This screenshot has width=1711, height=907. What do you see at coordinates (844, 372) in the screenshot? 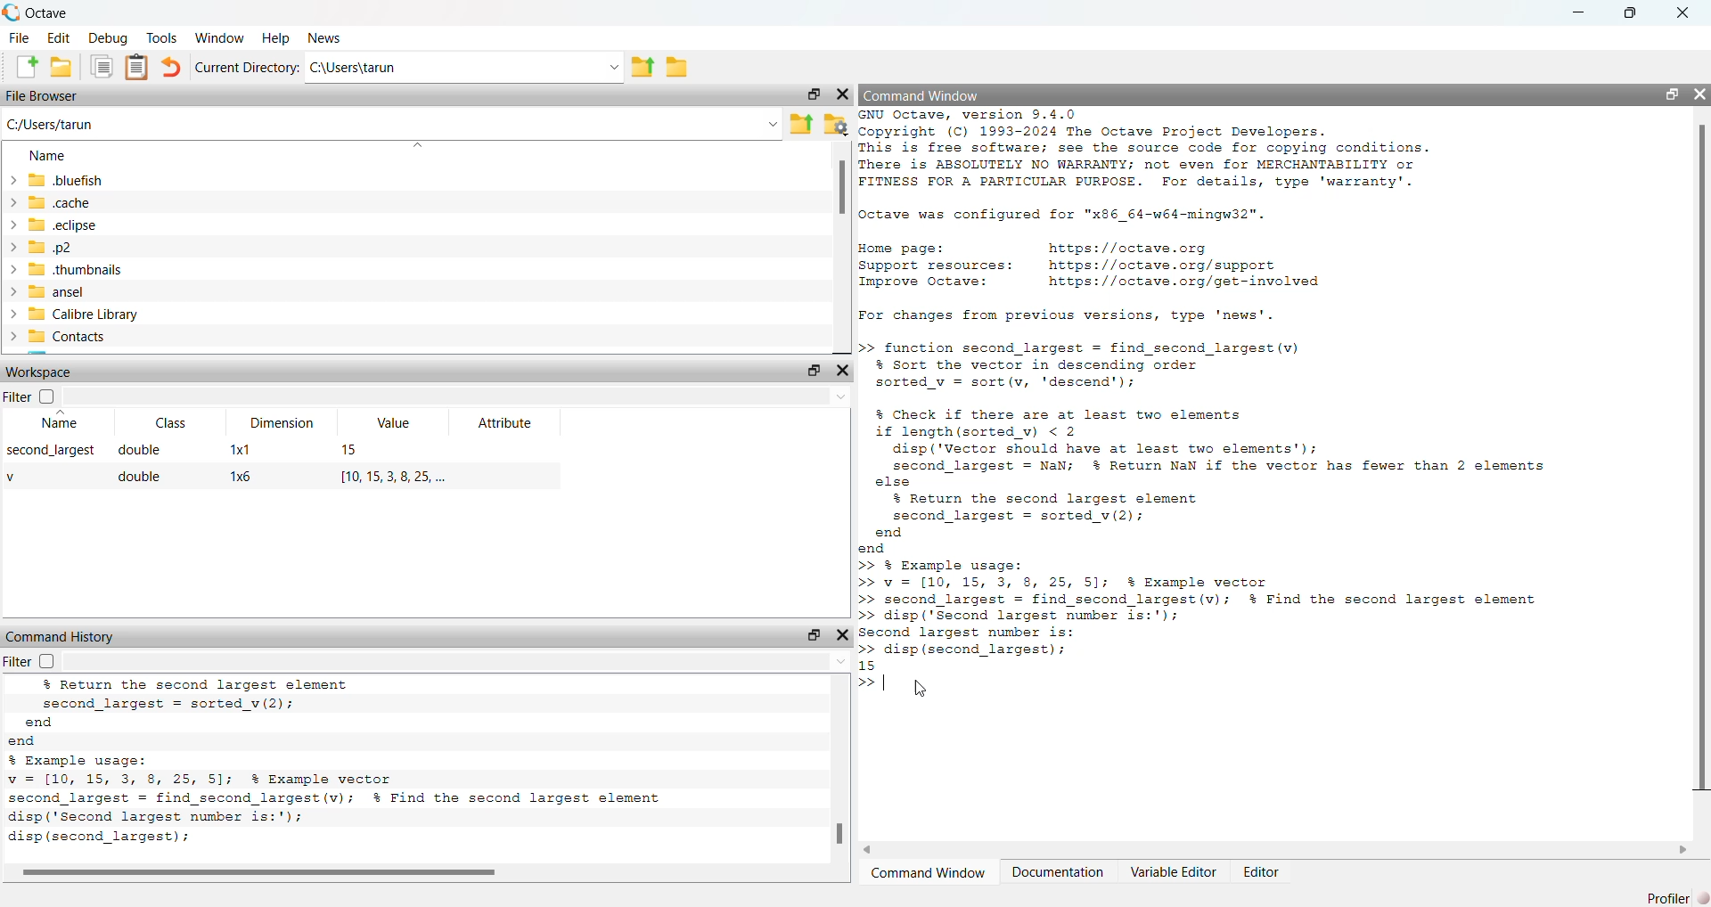
I see `hide widget` at bounding box center [844, 372].